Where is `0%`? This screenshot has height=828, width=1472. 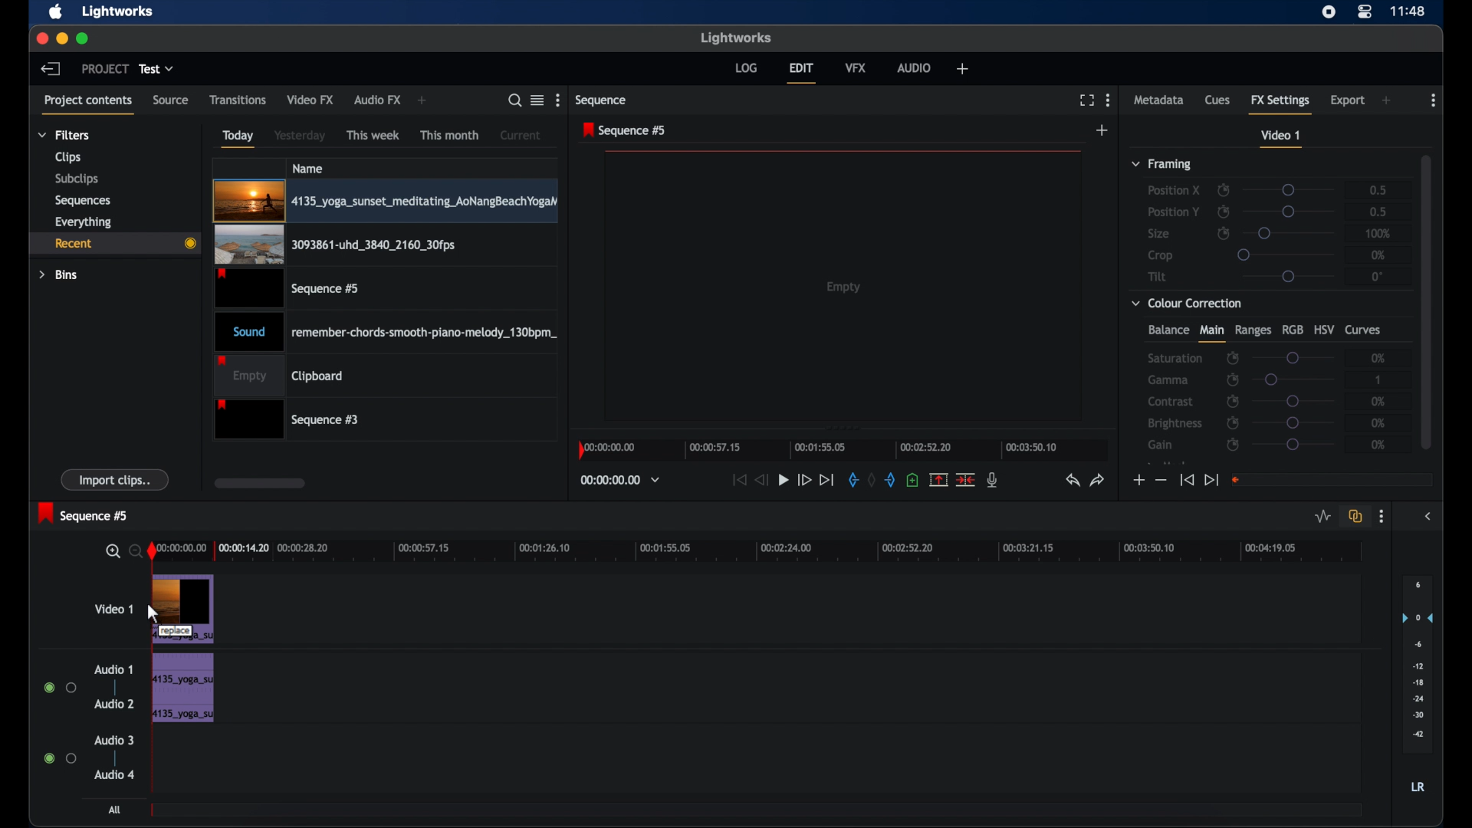
0% is located at coordinates (1379, 423).